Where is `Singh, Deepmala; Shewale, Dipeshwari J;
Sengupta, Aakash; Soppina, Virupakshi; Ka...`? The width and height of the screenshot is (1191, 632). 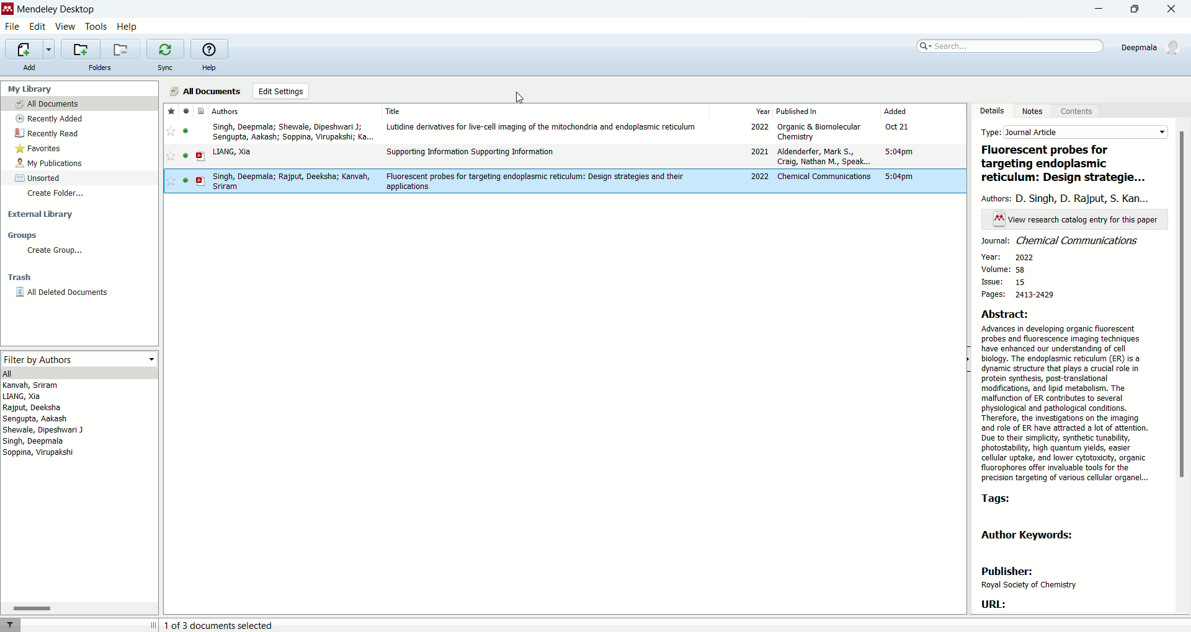
Singh, Deepmala; Shewale, Dipeshwari J;
Sengupta, Aakash; Soppina, Virupakshi; Ka... is located at coordinates (290, 131).